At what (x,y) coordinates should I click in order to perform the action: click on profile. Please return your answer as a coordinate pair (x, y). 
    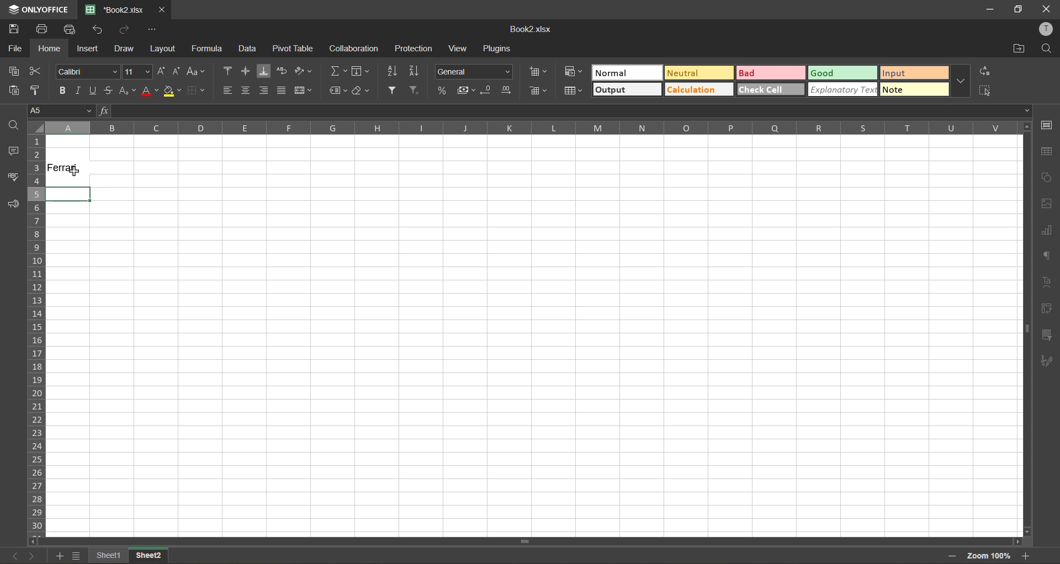
    Looking at the image, I should click on (1047, 29).